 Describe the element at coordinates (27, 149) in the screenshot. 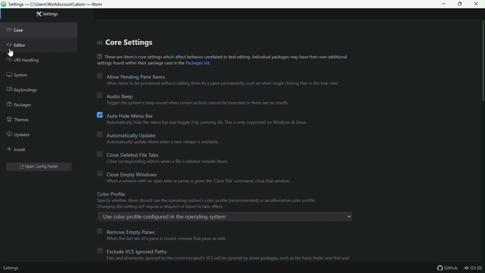

I see `Install` at that location.